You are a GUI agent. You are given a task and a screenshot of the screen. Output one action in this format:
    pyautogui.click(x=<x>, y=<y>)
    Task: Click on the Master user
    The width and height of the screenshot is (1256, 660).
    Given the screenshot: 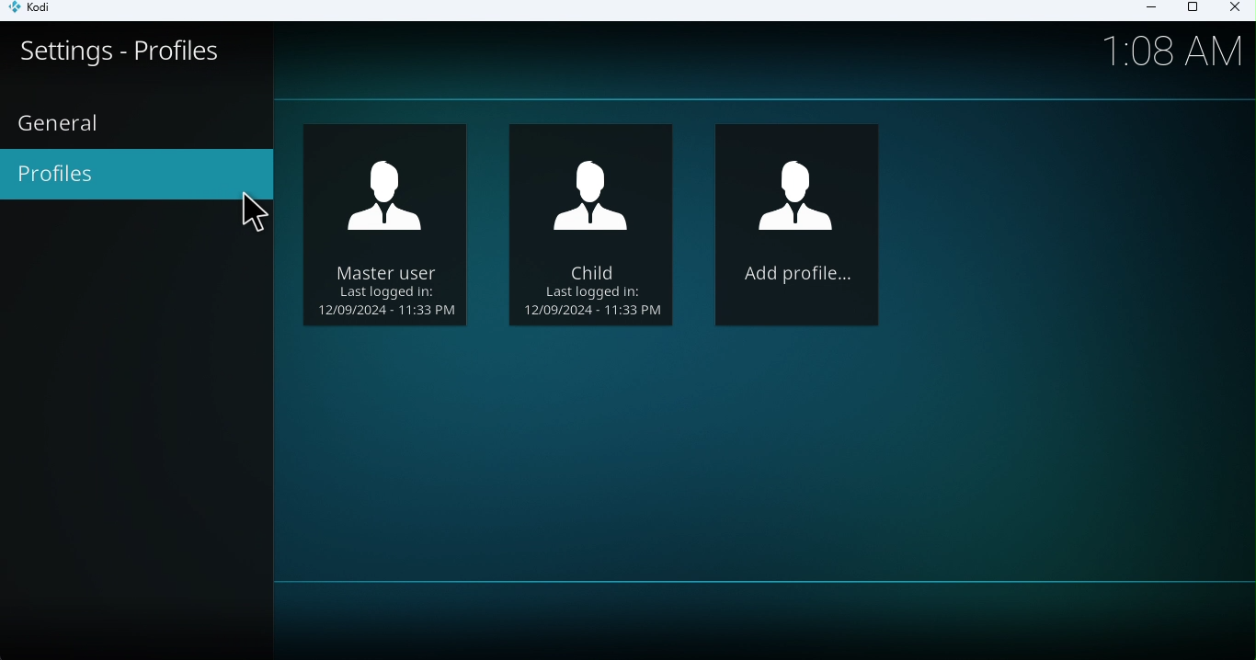 What is the action you would take?
    pyautogui.click(x=392, y=223)
    